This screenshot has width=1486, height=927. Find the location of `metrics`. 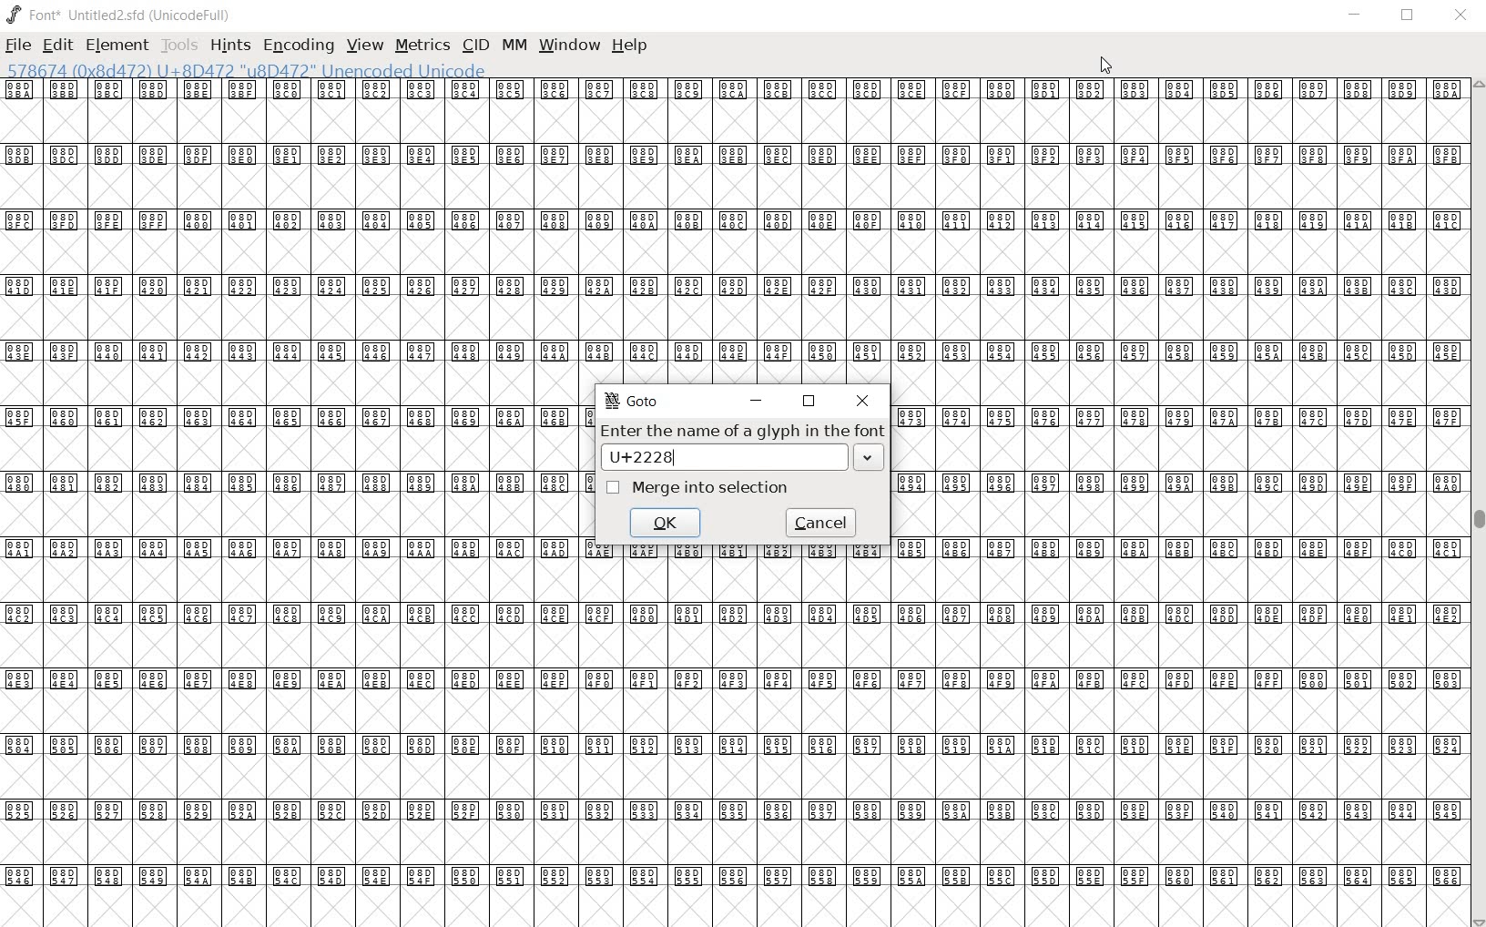

metrics is located at coordinates (422, 46).